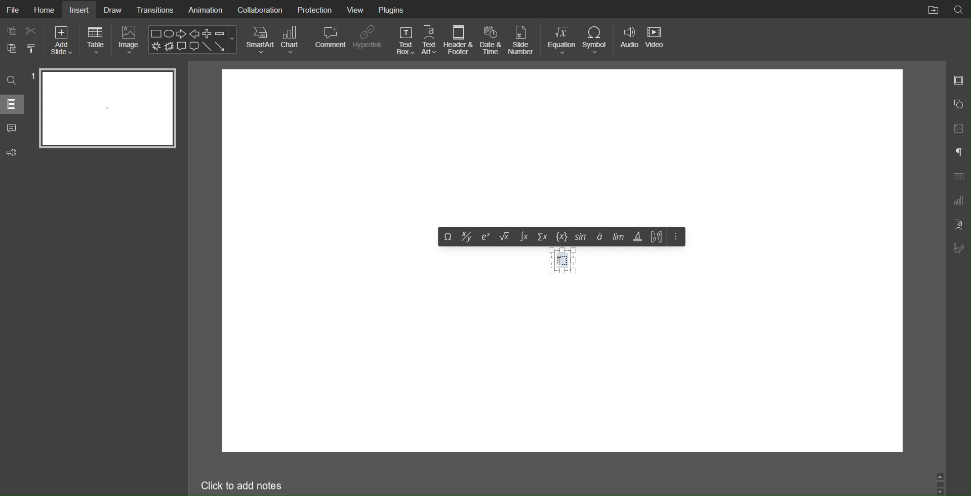 This screenshot has height=496, width=971. Describe the element at coordinates (13, 153) in the screenshot. I see `Feedback and Support` at that location.